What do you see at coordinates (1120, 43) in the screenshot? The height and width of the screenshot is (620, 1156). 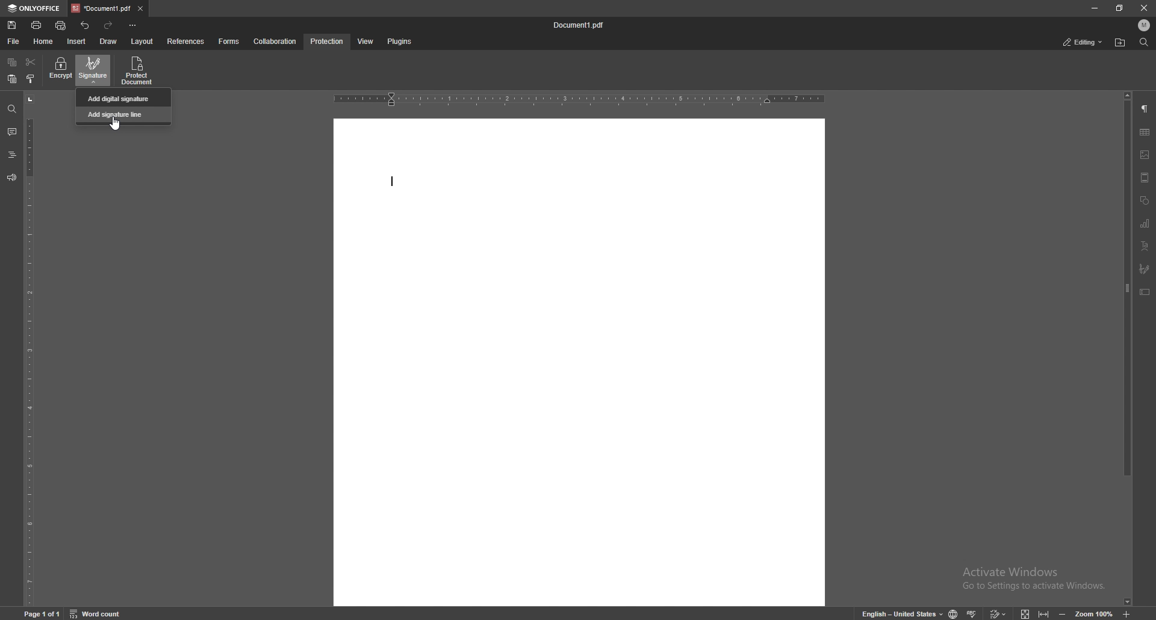 I see `locate file` at bounding box center [1120, 43].